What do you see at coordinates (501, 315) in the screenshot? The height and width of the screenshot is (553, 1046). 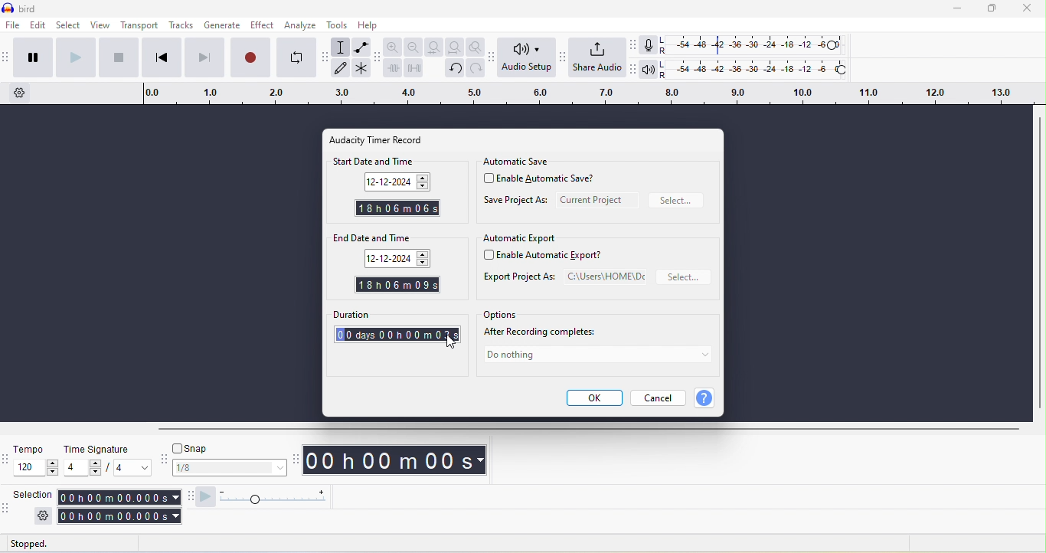 I see `options` at bounding box center [501, 315].